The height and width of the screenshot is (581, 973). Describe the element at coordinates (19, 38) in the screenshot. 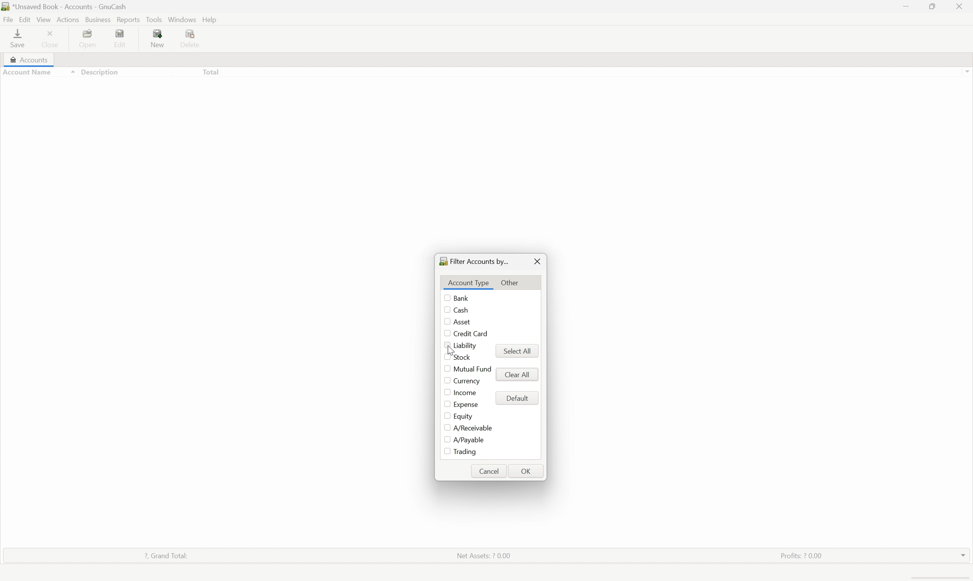

I see `save` at that location.